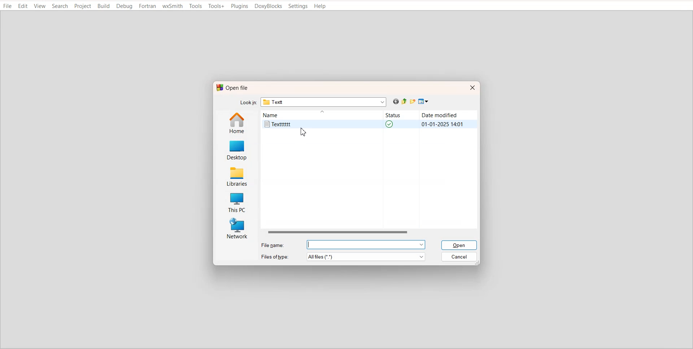 This screenshot has height=349, width=693. Describe the element at coordinates (398, 115) in the screenshot. I see `Status` at that location.